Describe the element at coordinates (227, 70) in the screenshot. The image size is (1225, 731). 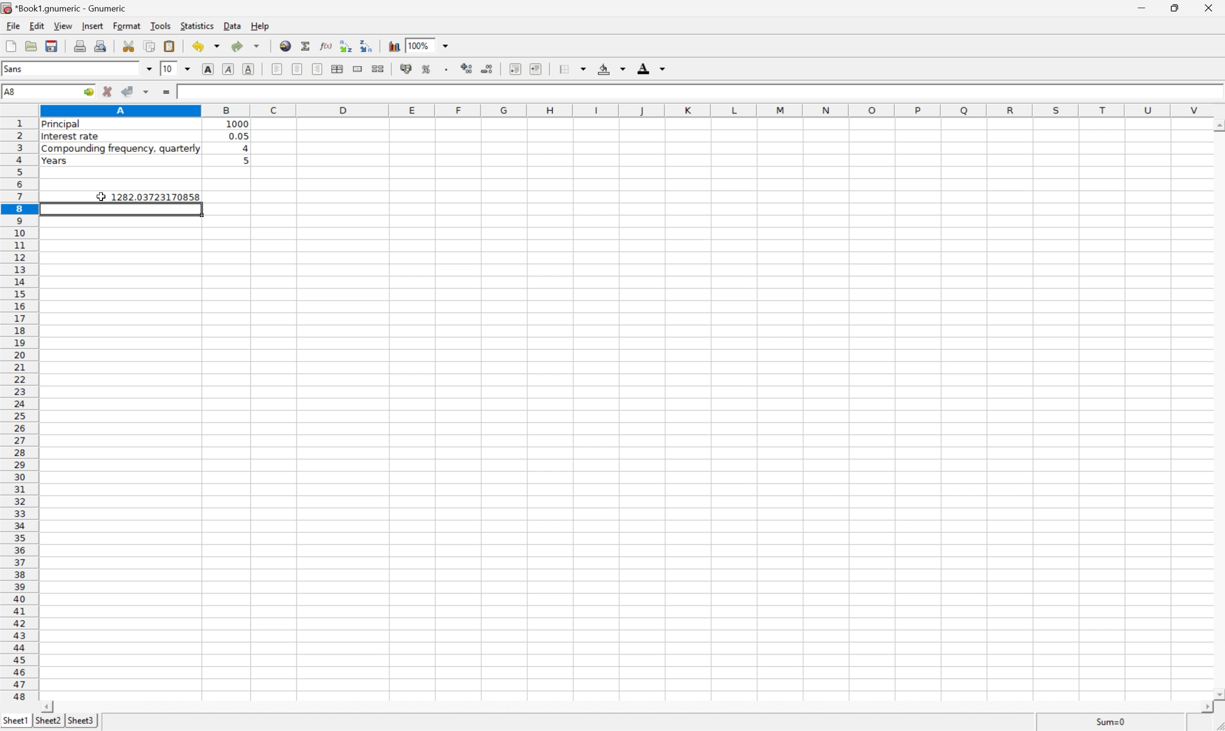
I see `italic` at that location.